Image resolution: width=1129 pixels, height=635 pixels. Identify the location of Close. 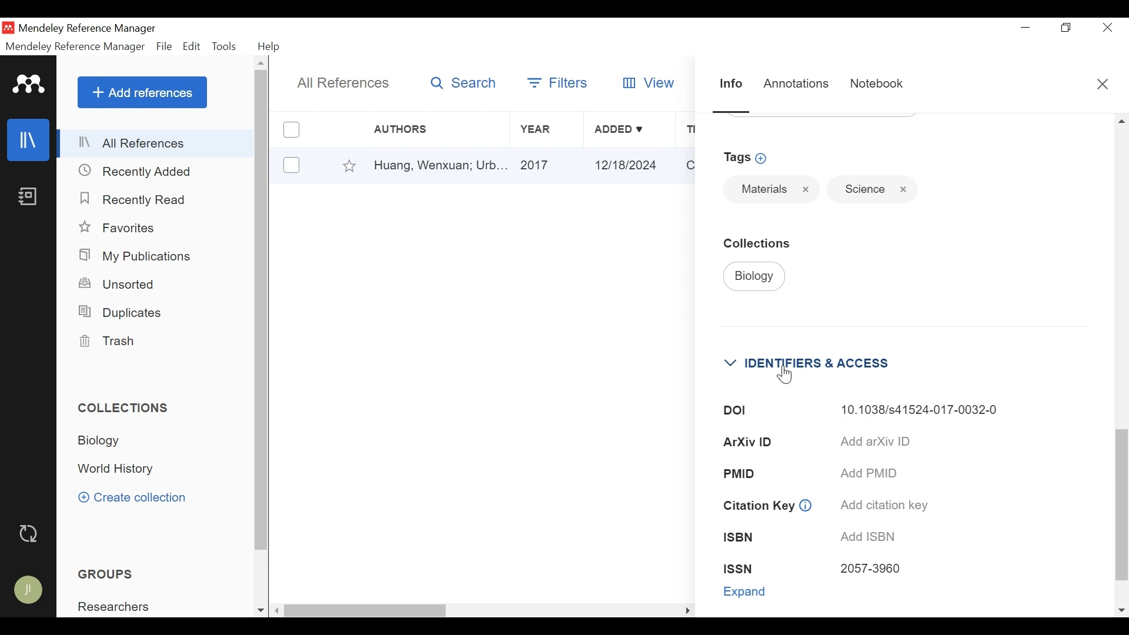
(806, 189).